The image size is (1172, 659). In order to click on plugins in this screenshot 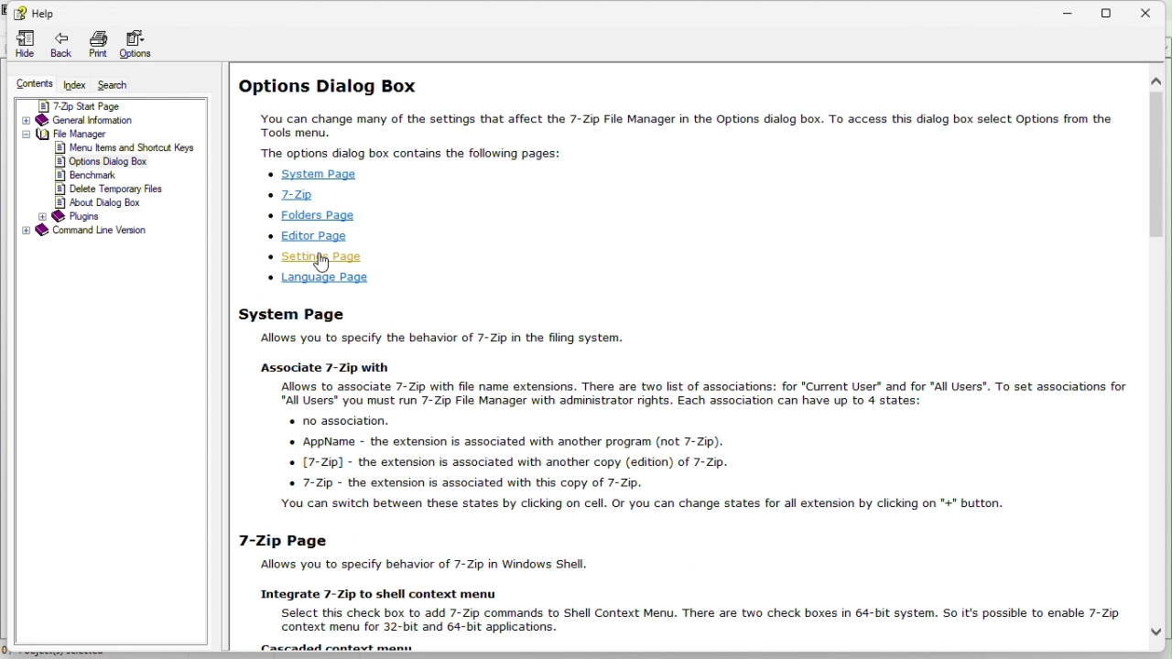, I will do `click(83, 216)`.